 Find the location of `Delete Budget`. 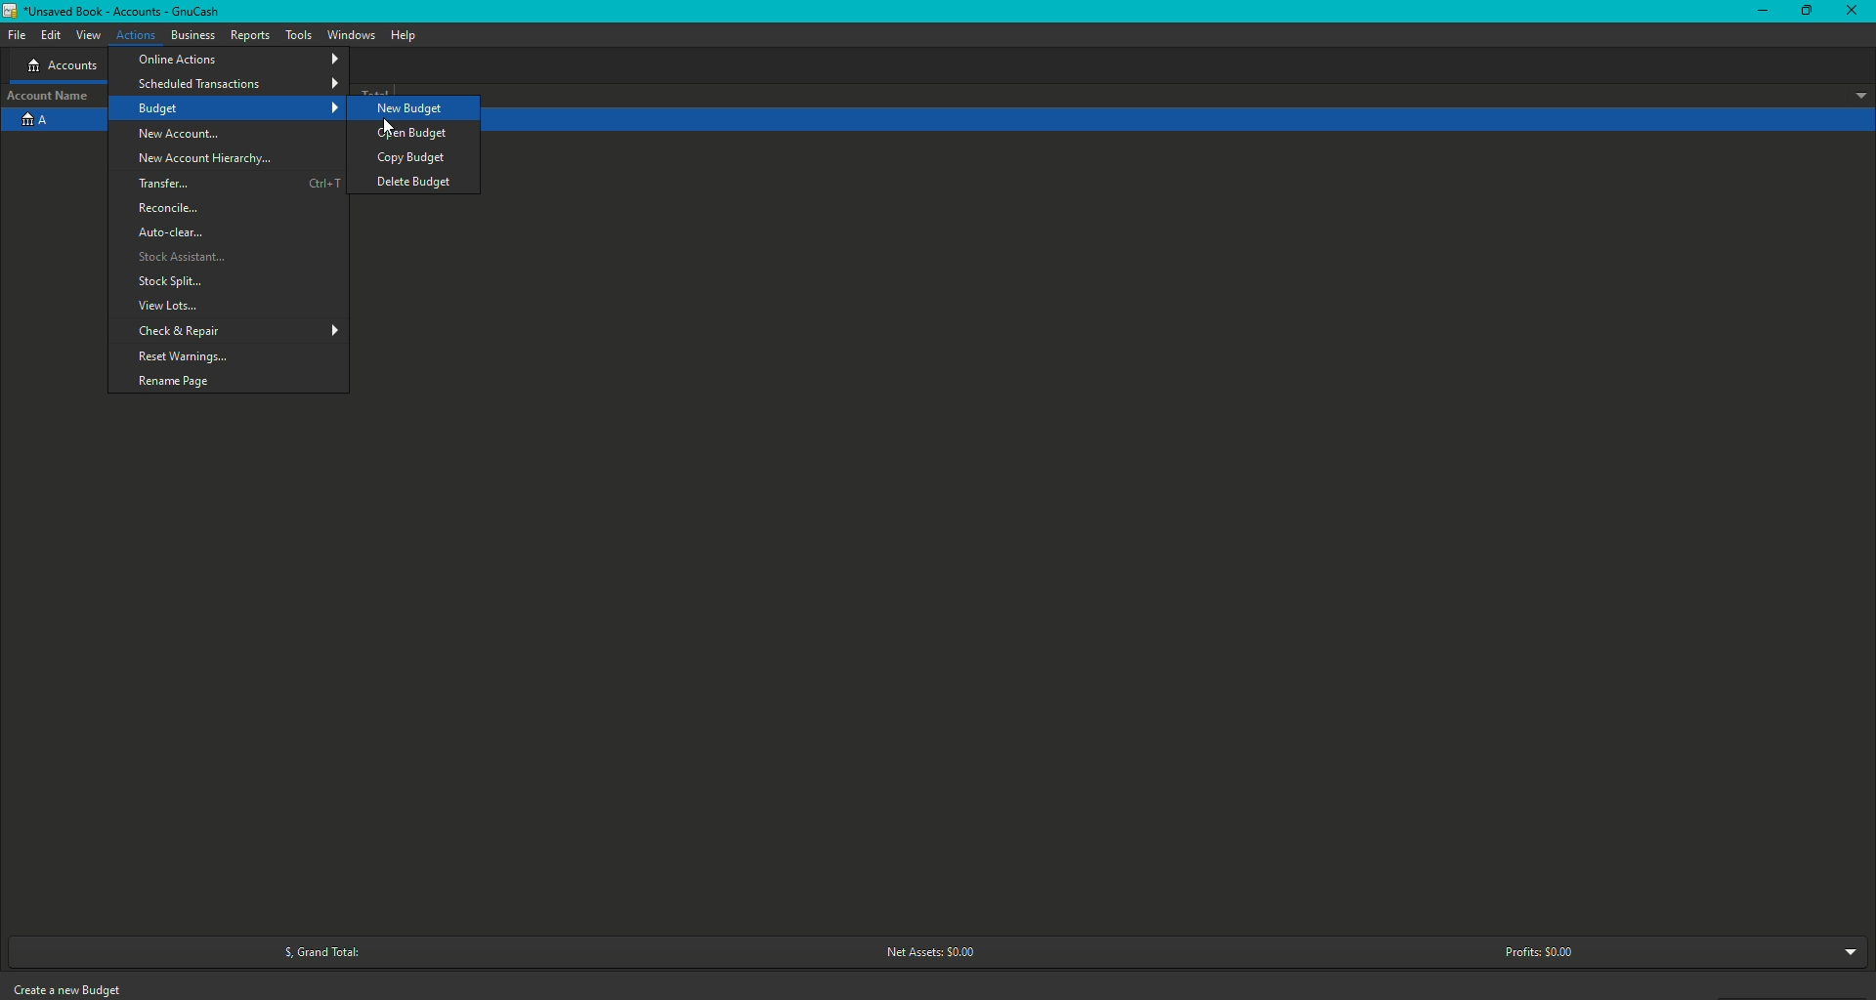

Delete Budget is located at coordinates (411, 183).